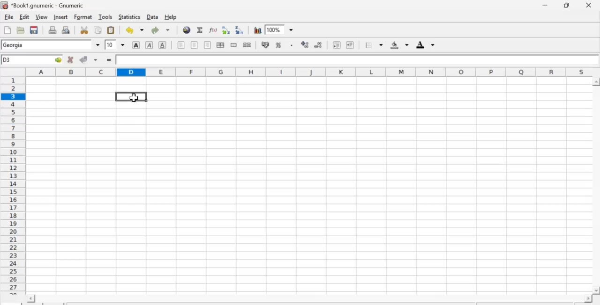 Image resolution: width=600 pixels, height=305 pixels. Describe the element at coordinates (352, 45) in the screenshot. I see `Increase indent` at that location.